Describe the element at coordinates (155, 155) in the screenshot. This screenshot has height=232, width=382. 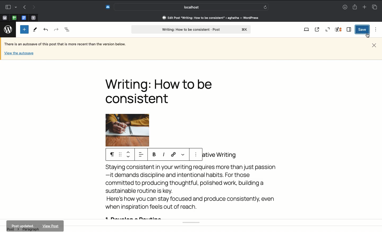
I see `Bold` at that location.